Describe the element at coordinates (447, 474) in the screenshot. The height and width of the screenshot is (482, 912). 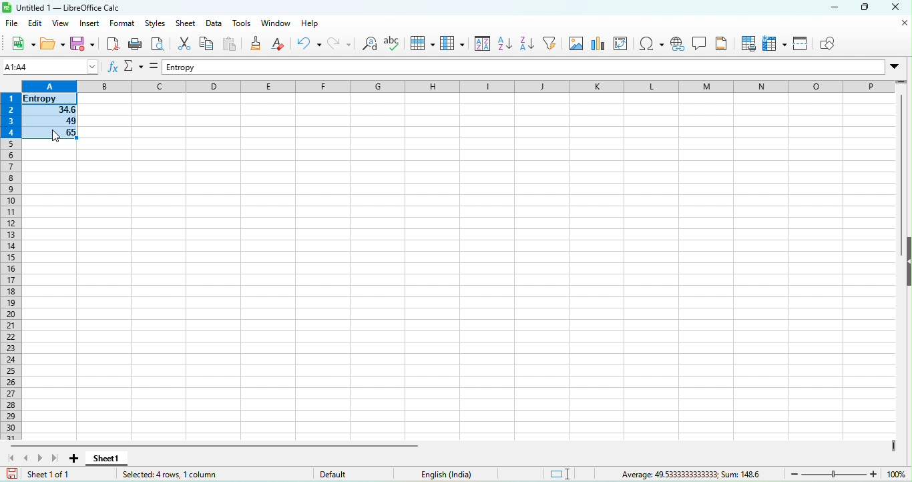
I see `text language` at that location.